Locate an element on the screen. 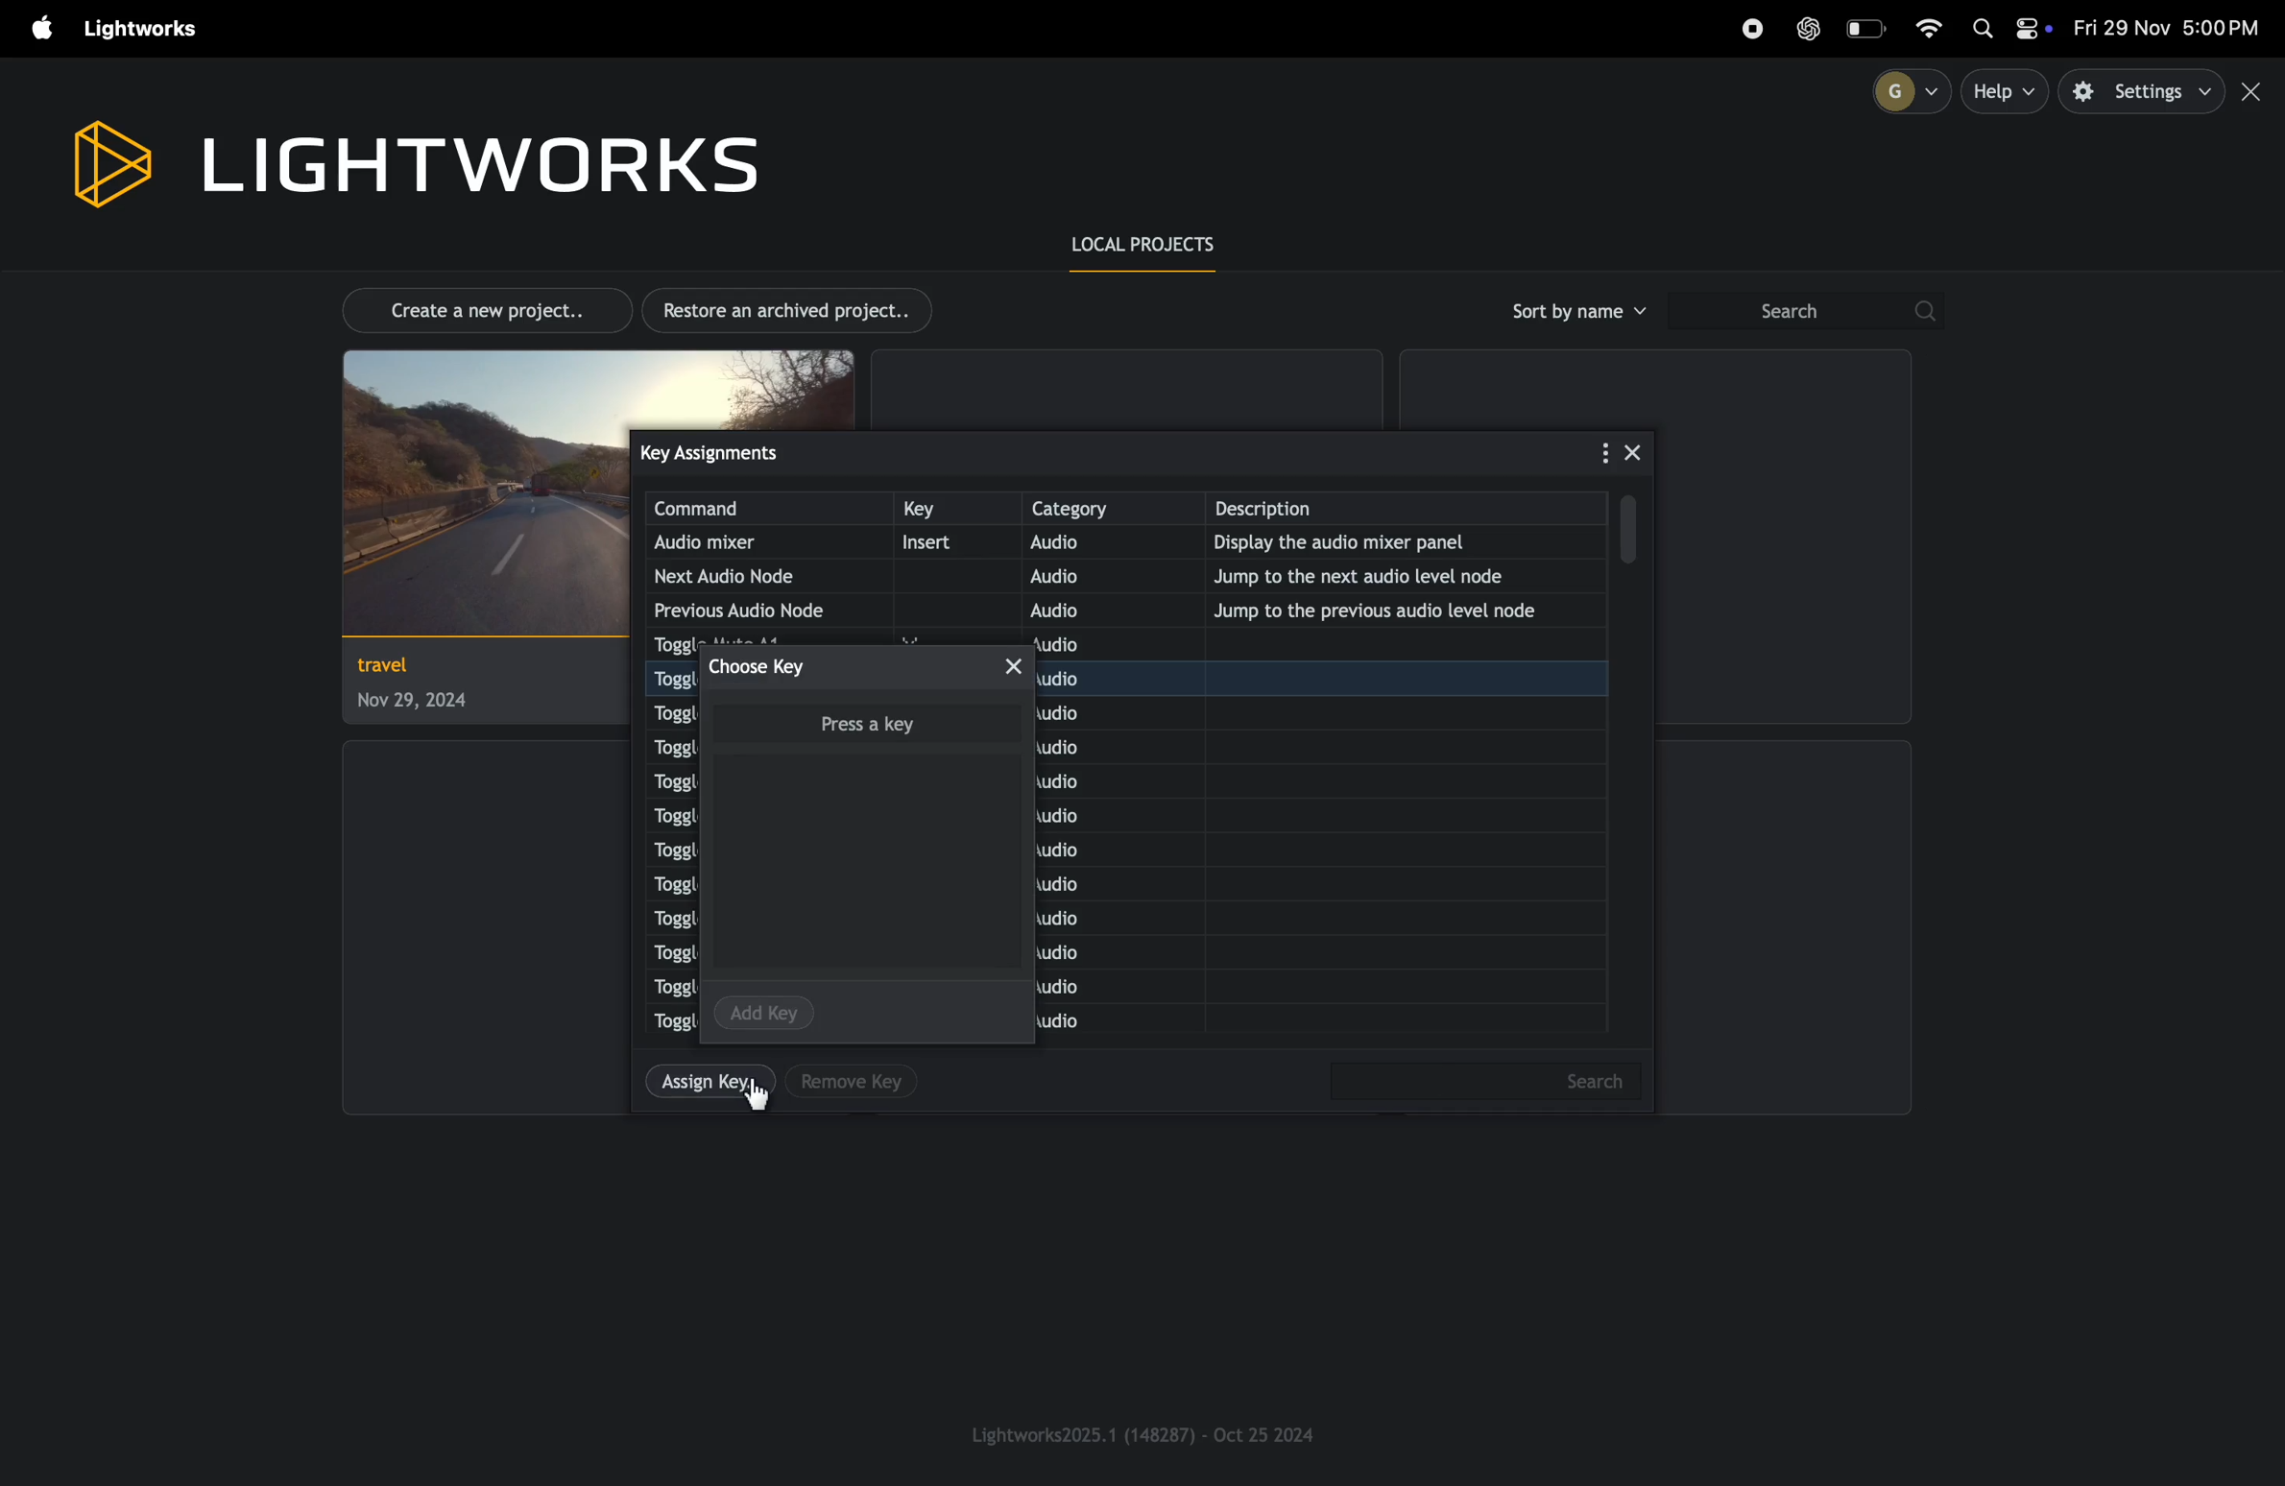  light works version is located at coordinates (1145, 1433).